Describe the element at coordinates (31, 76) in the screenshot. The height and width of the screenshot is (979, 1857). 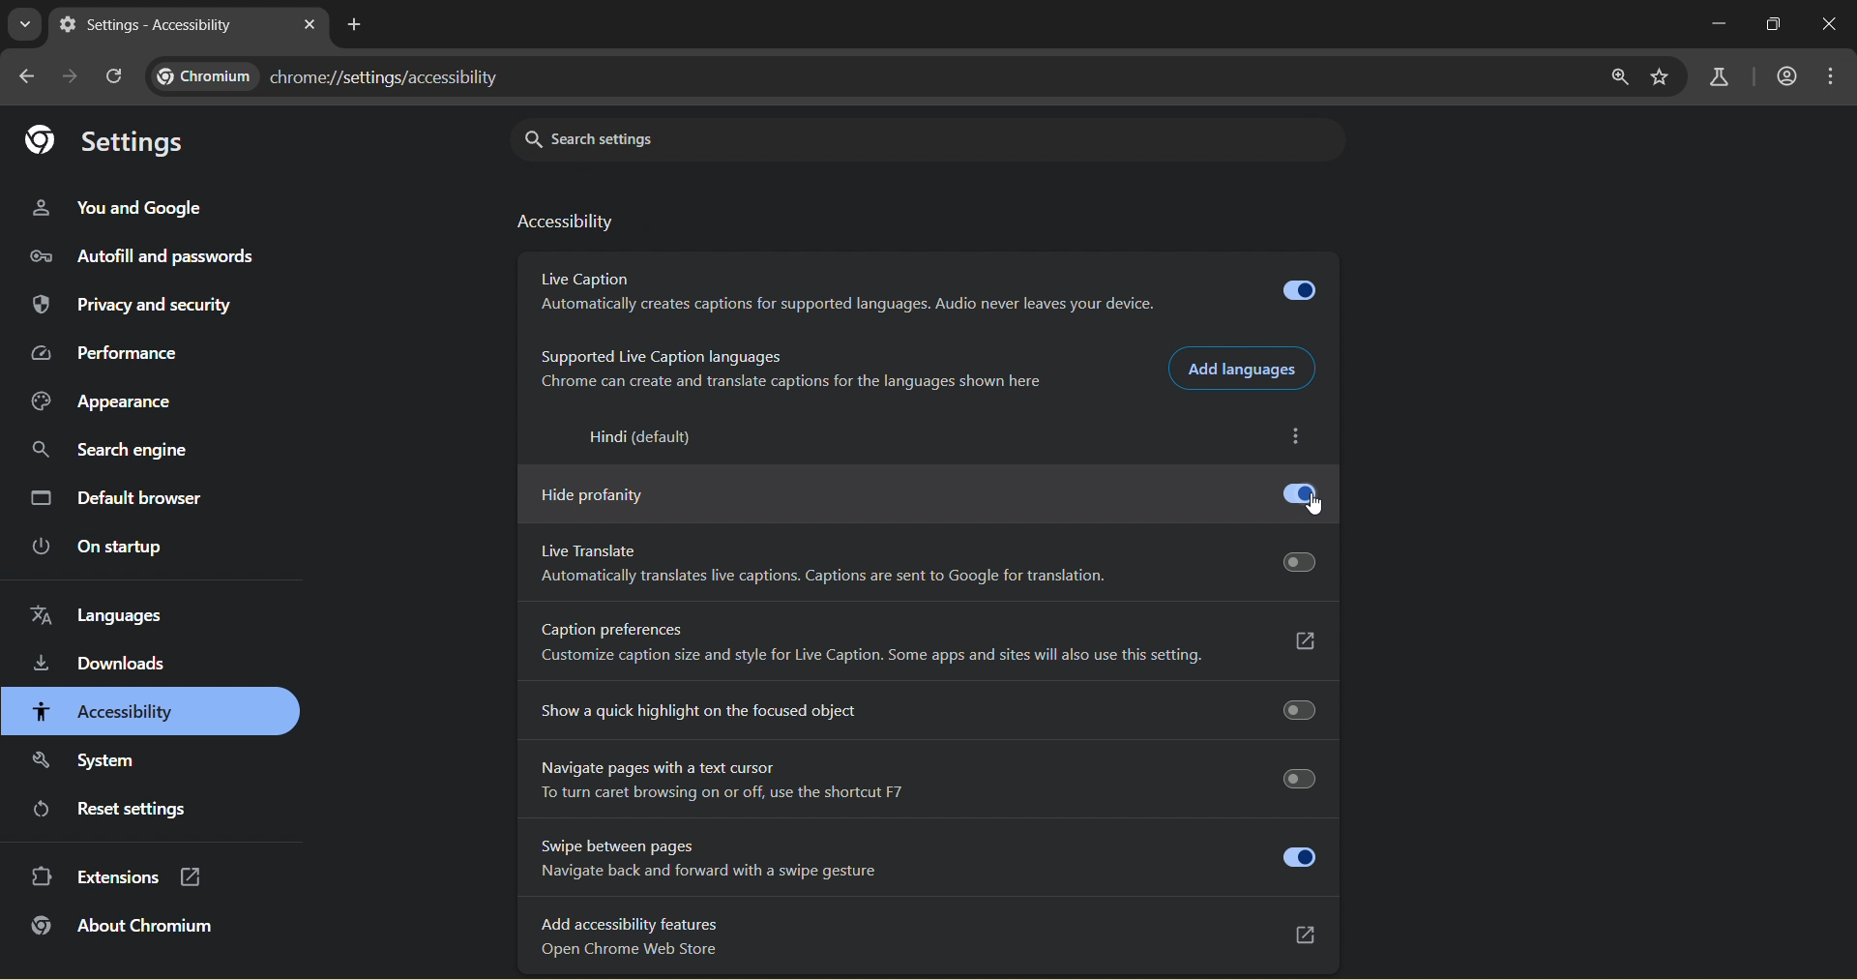
I see `go back one page` at that location.